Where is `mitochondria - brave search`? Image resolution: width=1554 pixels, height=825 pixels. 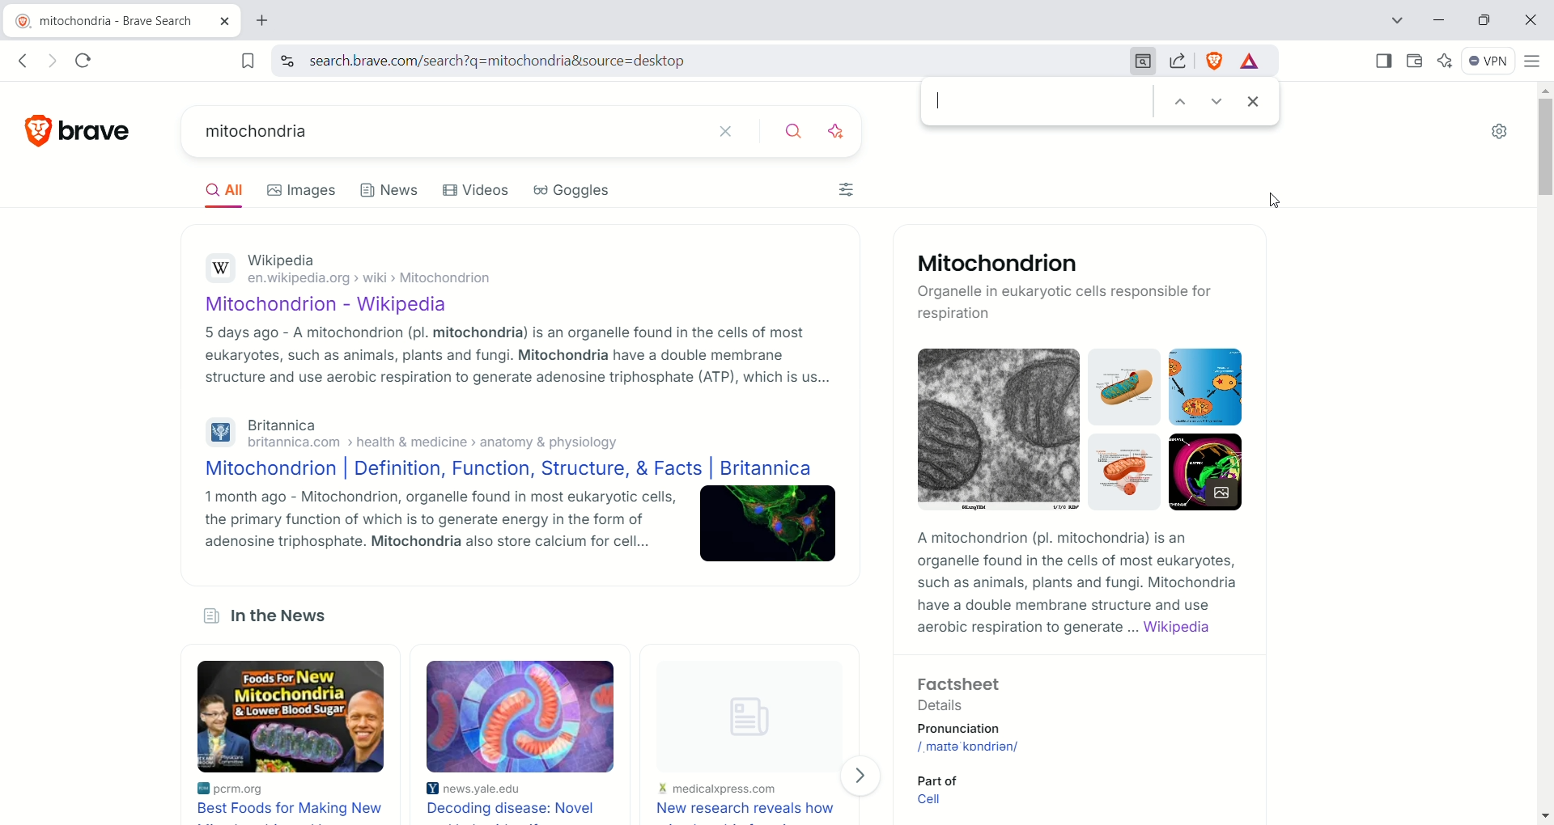 mitochondria - brave search is located at coordinates (120, 20).